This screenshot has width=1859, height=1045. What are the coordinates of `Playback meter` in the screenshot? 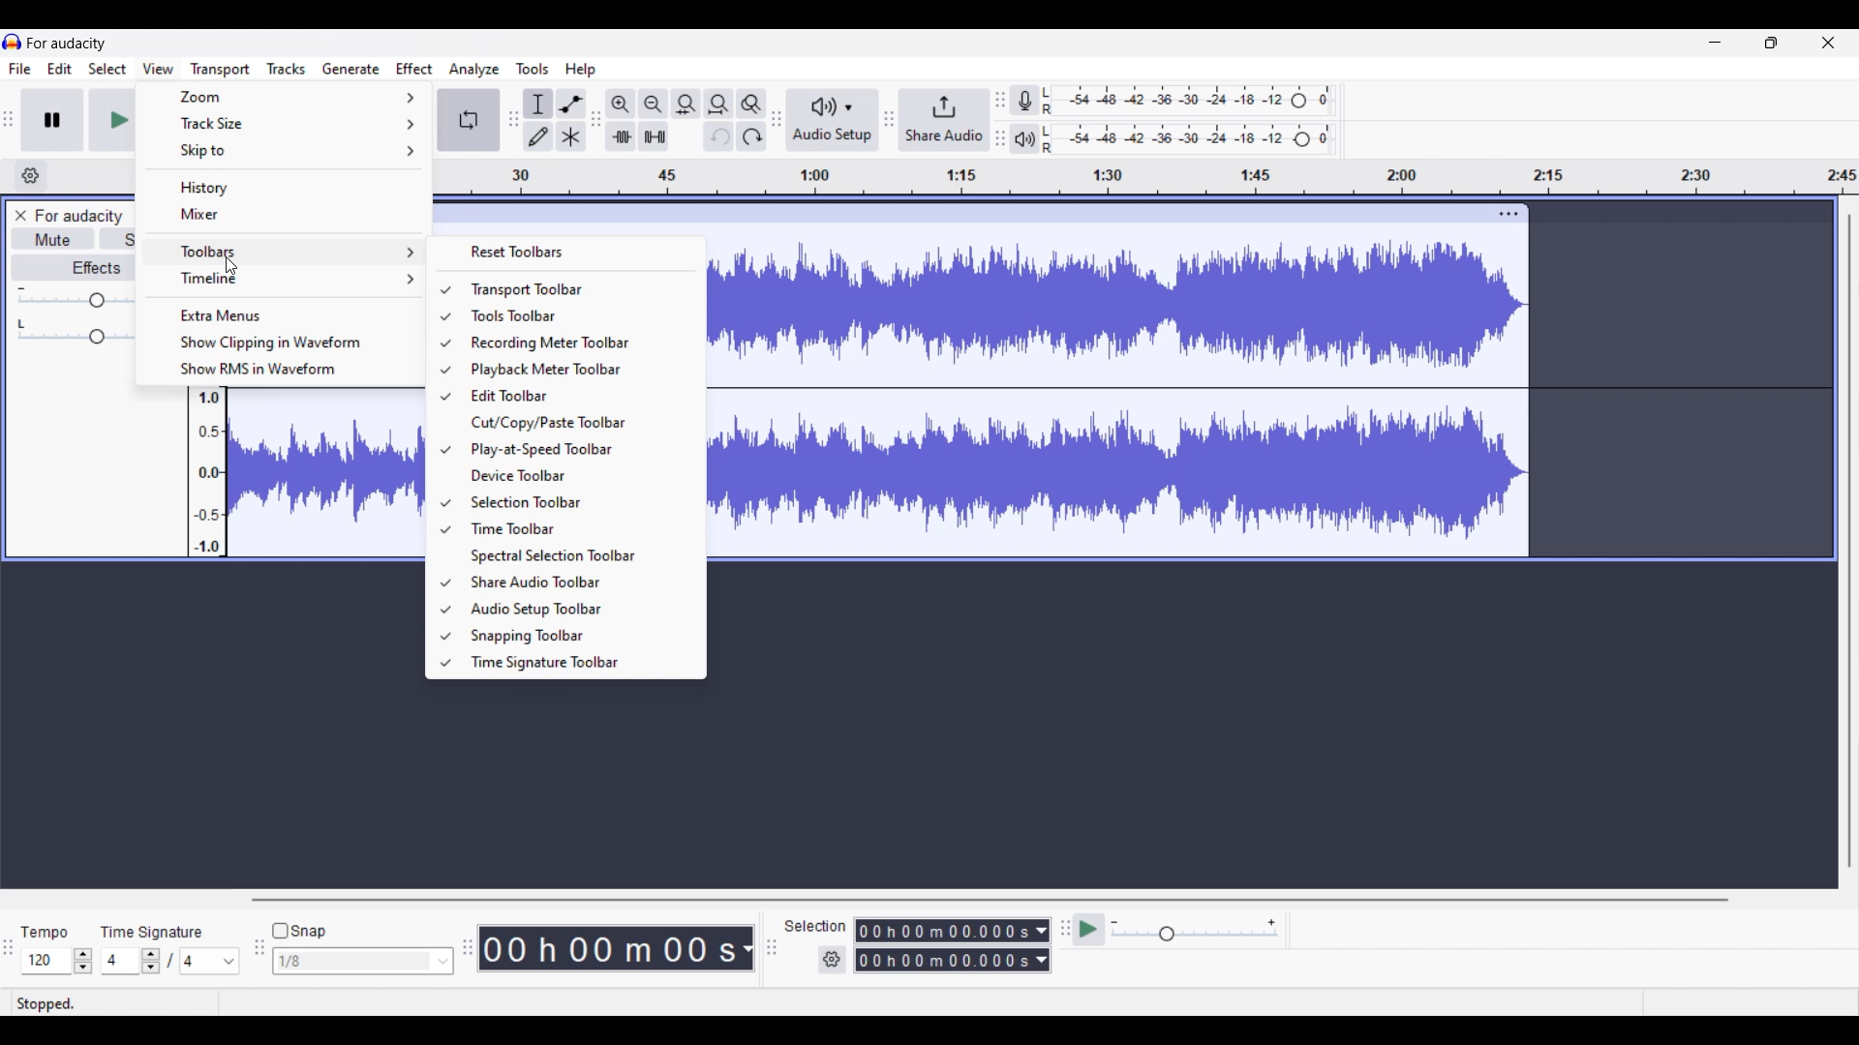 It's located at (1025, 138).